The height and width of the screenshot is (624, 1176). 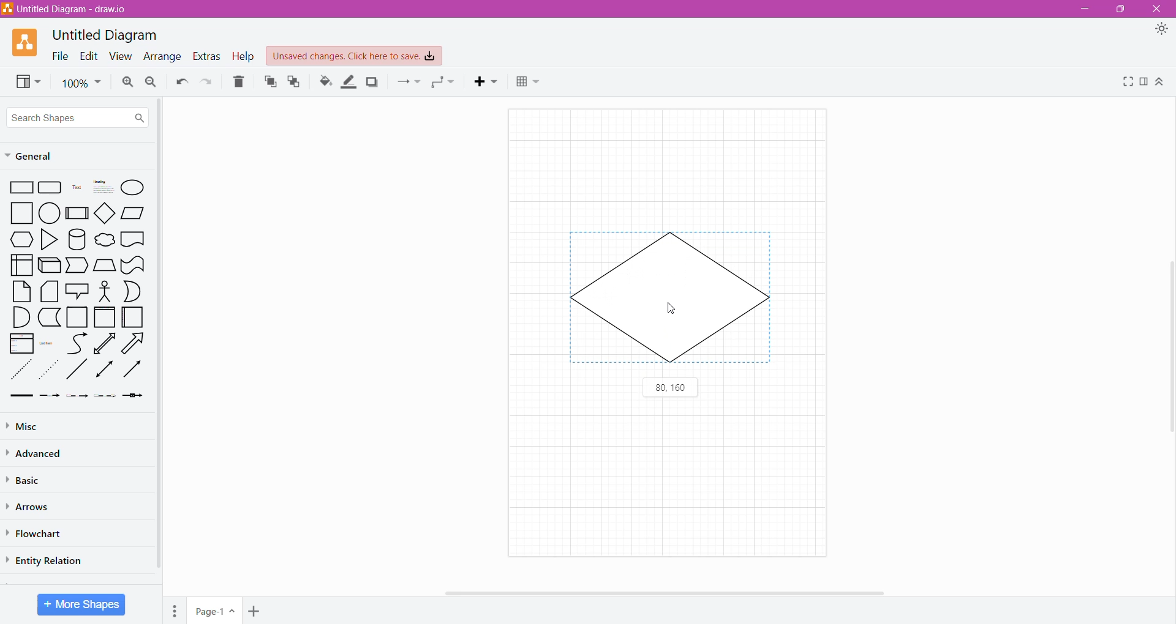 I want to click on Square, so click(x=22, y=213).